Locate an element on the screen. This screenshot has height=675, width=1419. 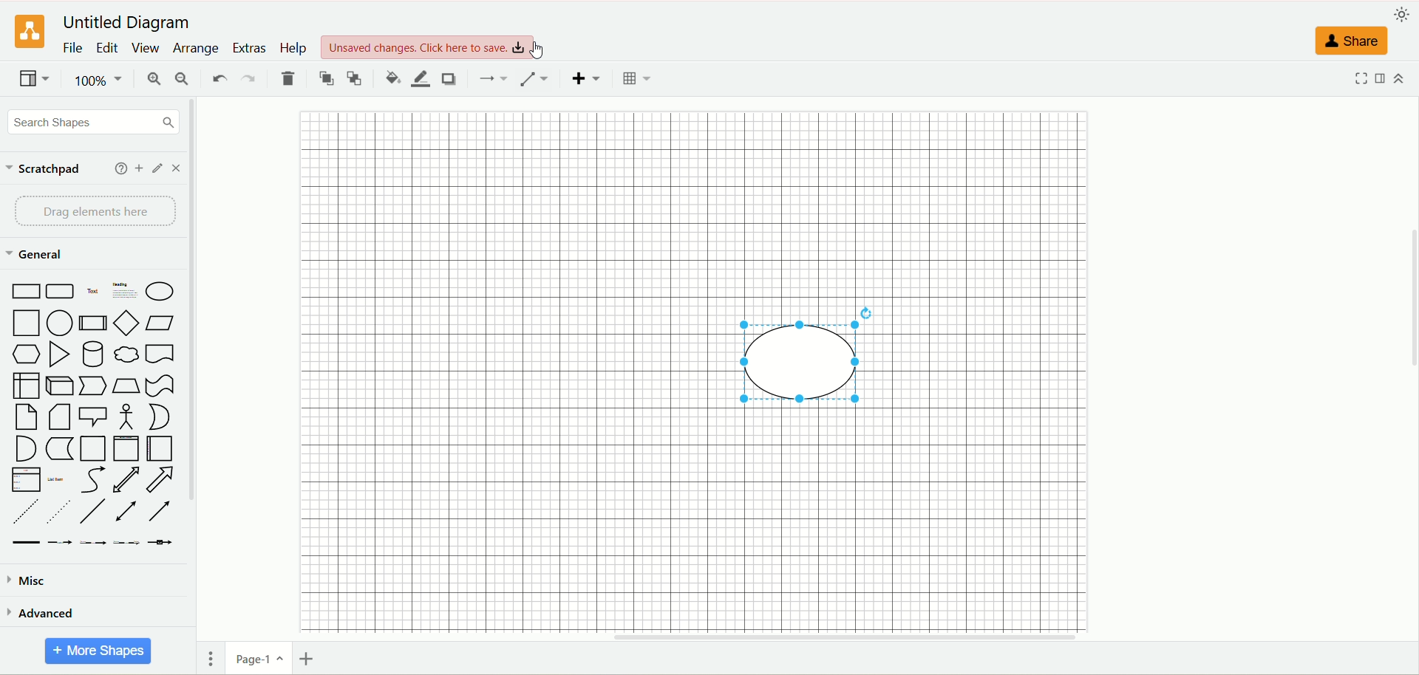
bidirectional arrow is located at coordinates (126, 479).